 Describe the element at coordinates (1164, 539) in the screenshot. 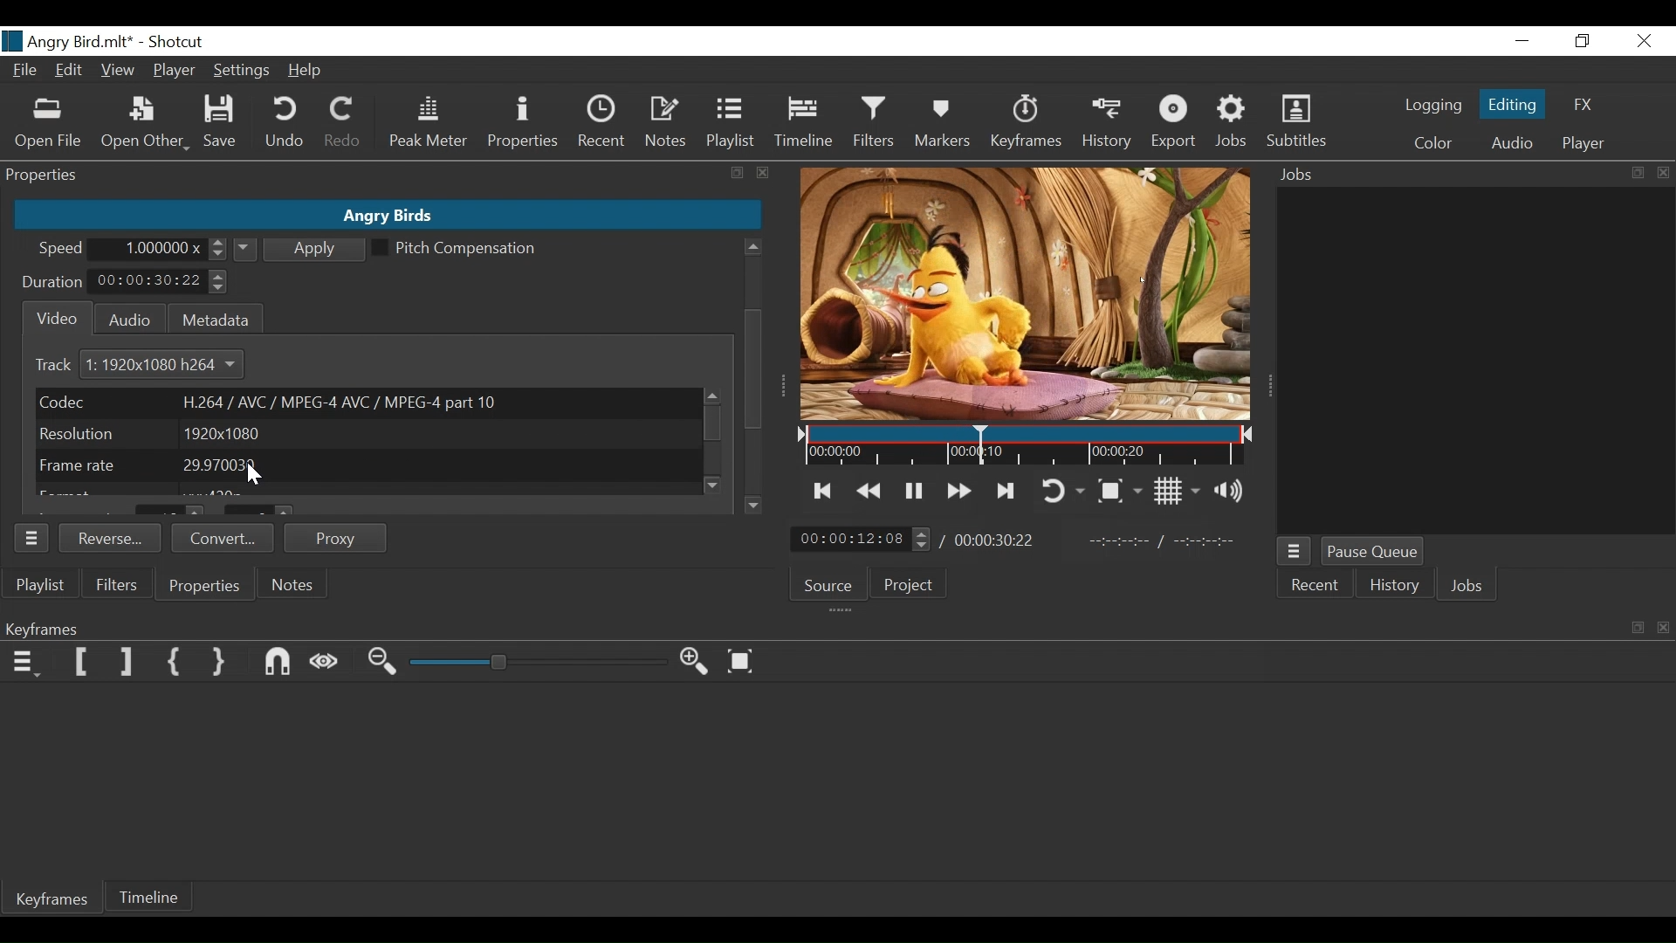

I see `In Point` at that location.